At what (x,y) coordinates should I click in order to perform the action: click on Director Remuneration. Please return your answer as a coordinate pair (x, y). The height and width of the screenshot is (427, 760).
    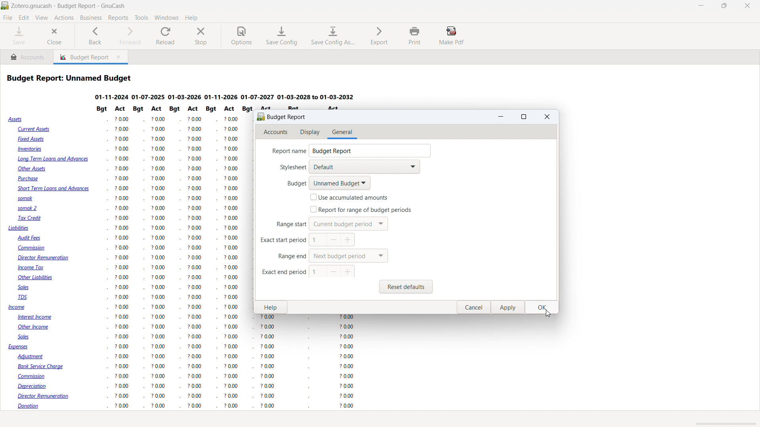
    Looking at the image, I should click on (44, 258).